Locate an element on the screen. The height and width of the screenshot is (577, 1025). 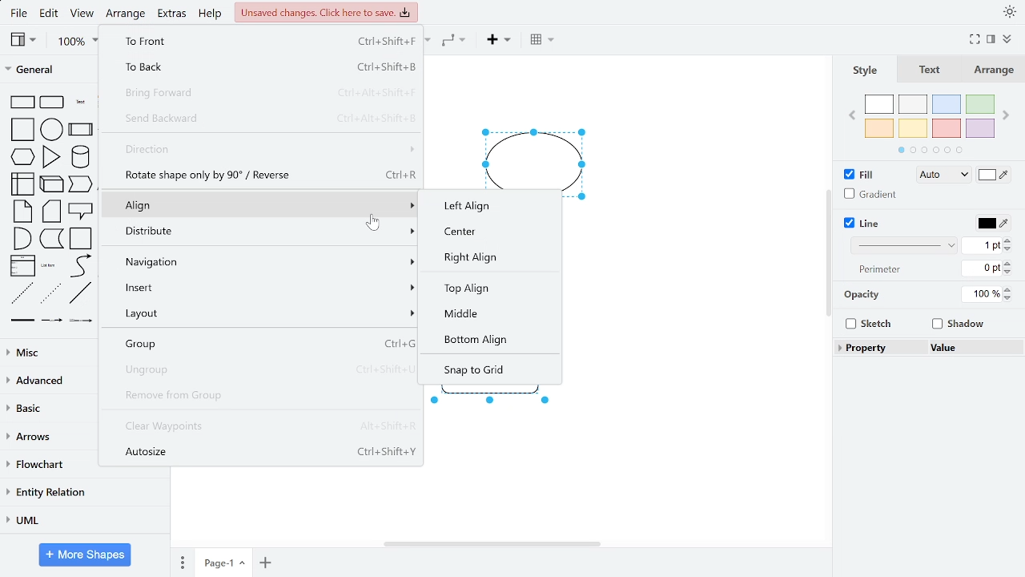
100% is located at coordinates (979, 294).